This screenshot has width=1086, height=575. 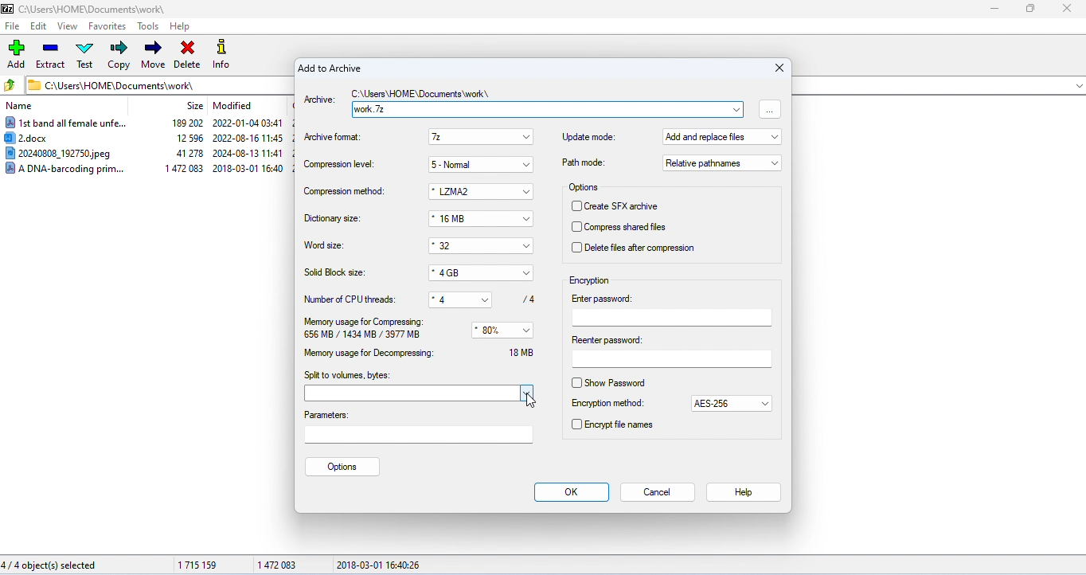 What do you see at coordinates (336, 138) in the screenshot?
I see `archive format` at bounding box center [336, 138].